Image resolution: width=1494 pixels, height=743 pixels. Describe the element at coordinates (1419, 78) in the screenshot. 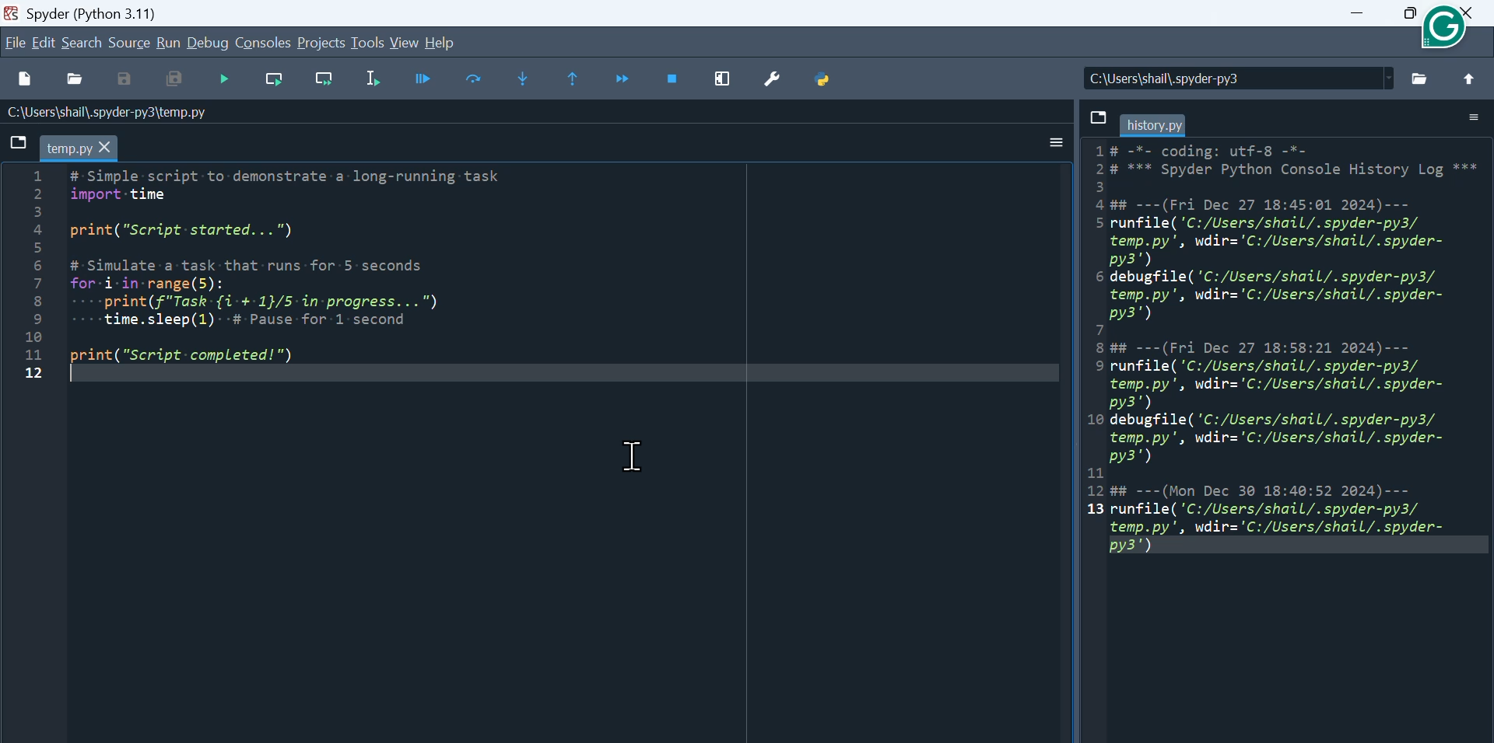

I see `folder` at that location.